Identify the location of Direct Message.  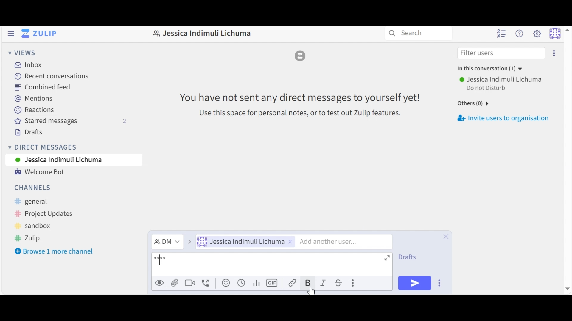
(172, 242).